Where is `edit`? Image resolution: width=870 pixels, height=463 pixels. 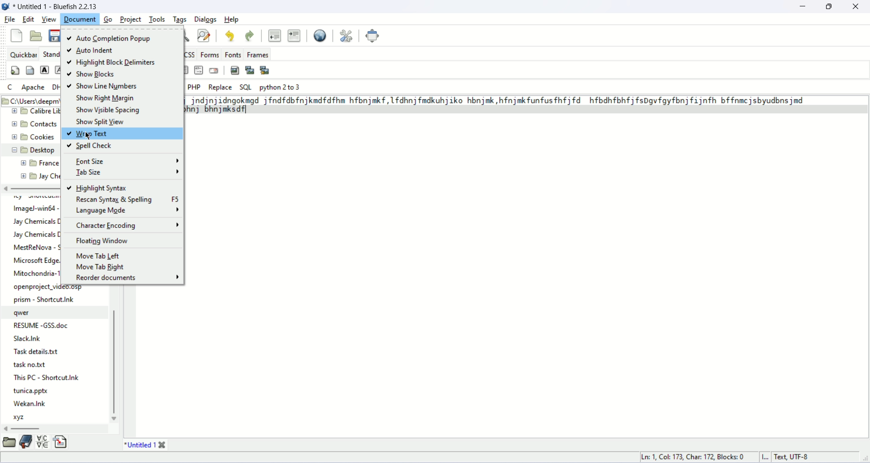 edit is located at coordinates (29, 18).